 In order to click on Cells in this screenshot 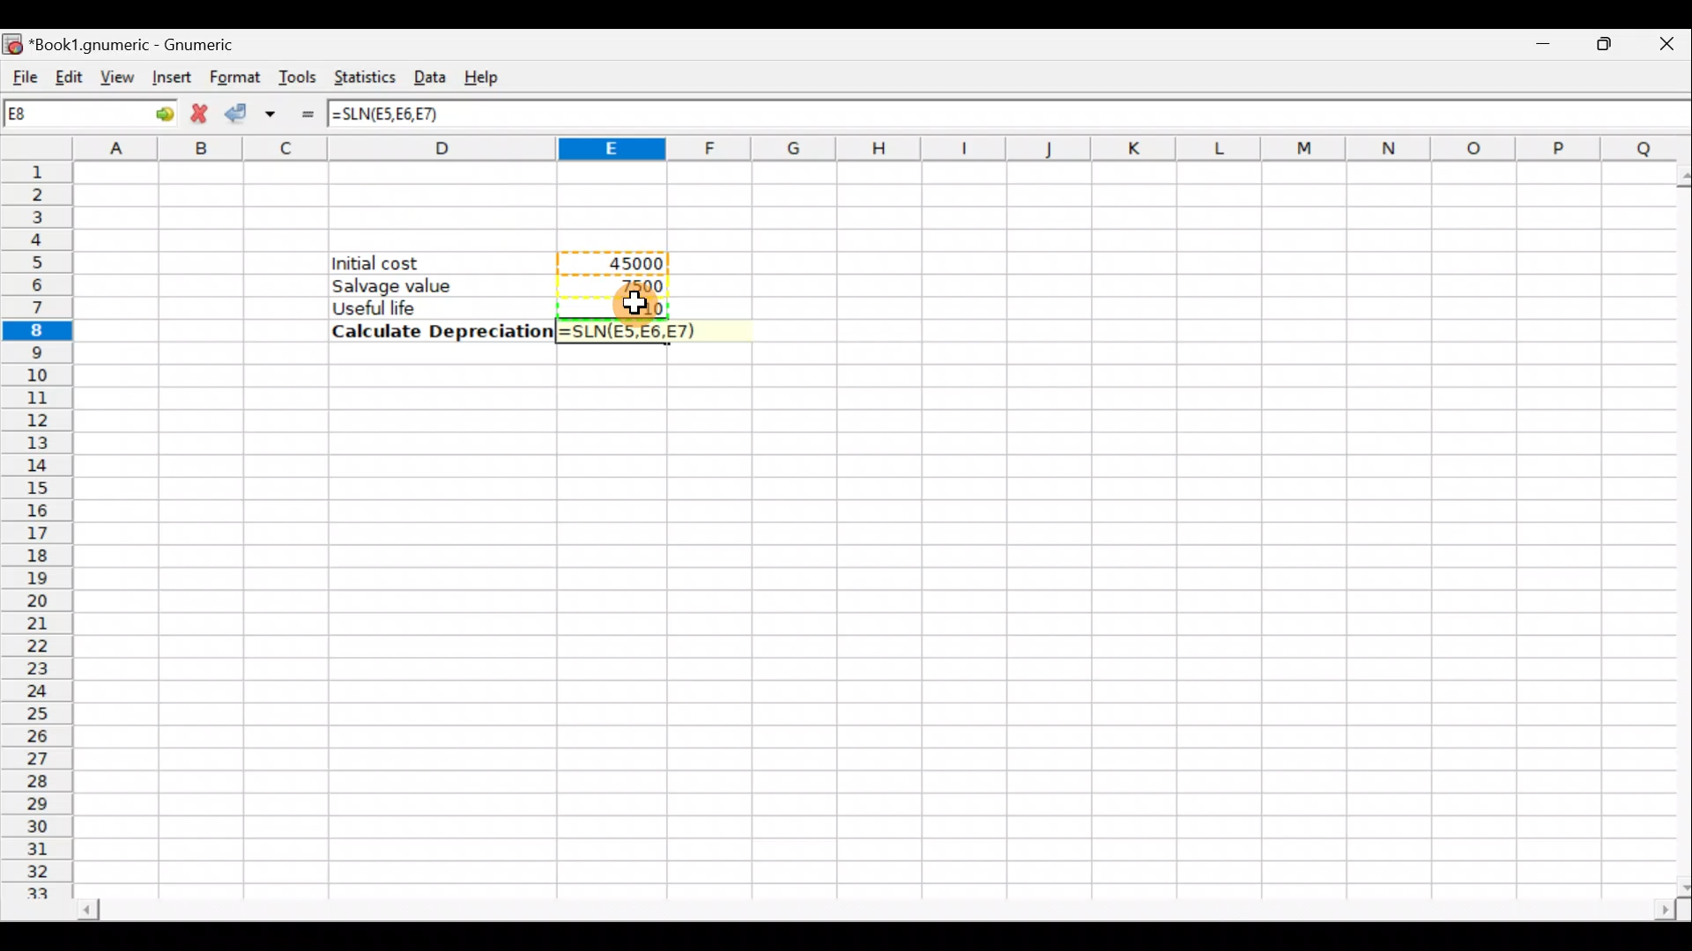, I will do `click(868, 625)`.